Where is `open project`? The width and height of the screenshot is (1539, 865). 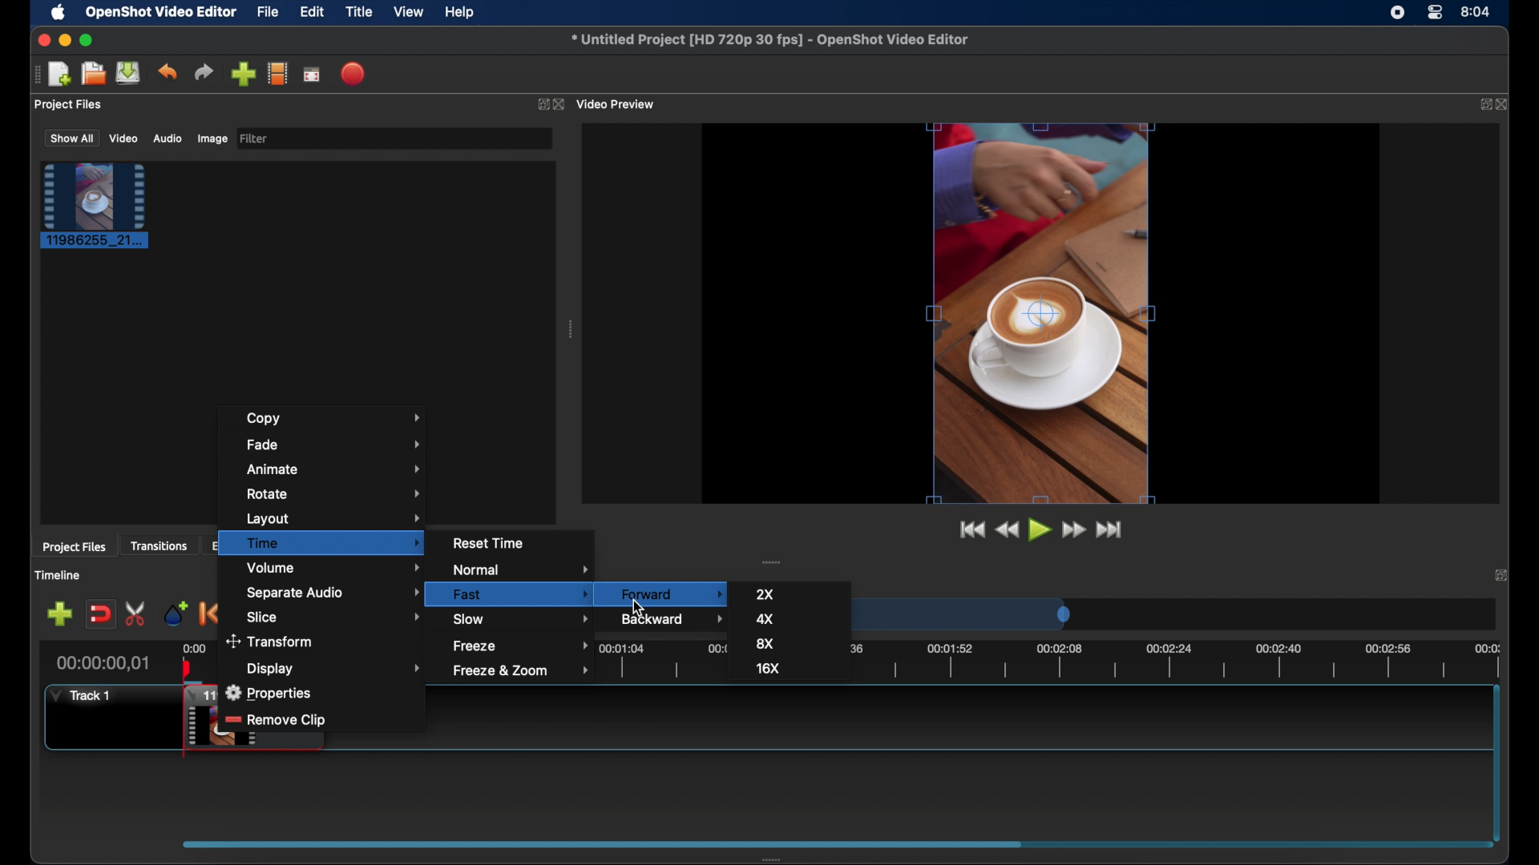
open project is located at coordinates (93, 74).